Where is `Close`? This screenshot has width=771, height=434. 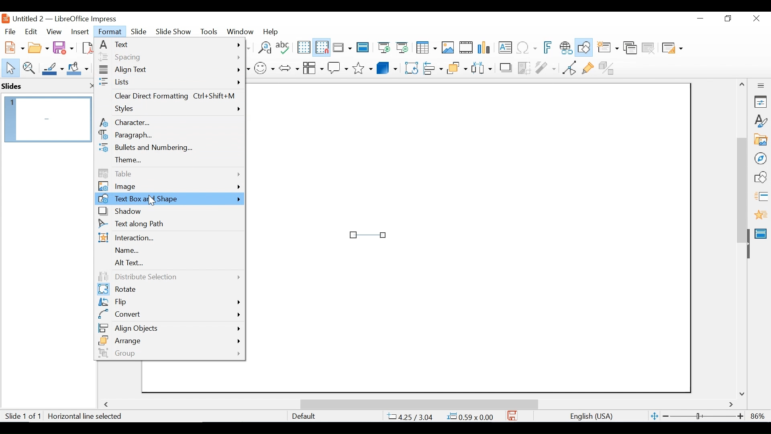 Close is located at coordinates (755, 19).